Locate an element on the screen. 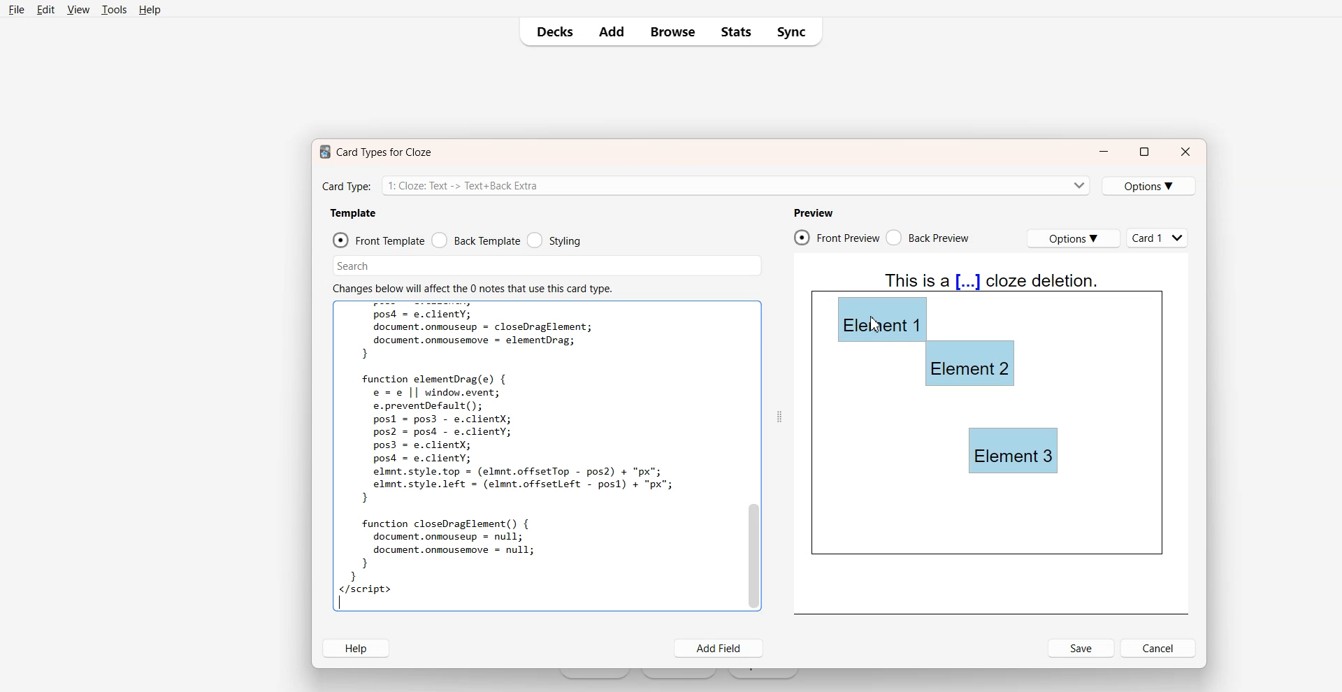  Back Preview is located at coordinates (930, 238).